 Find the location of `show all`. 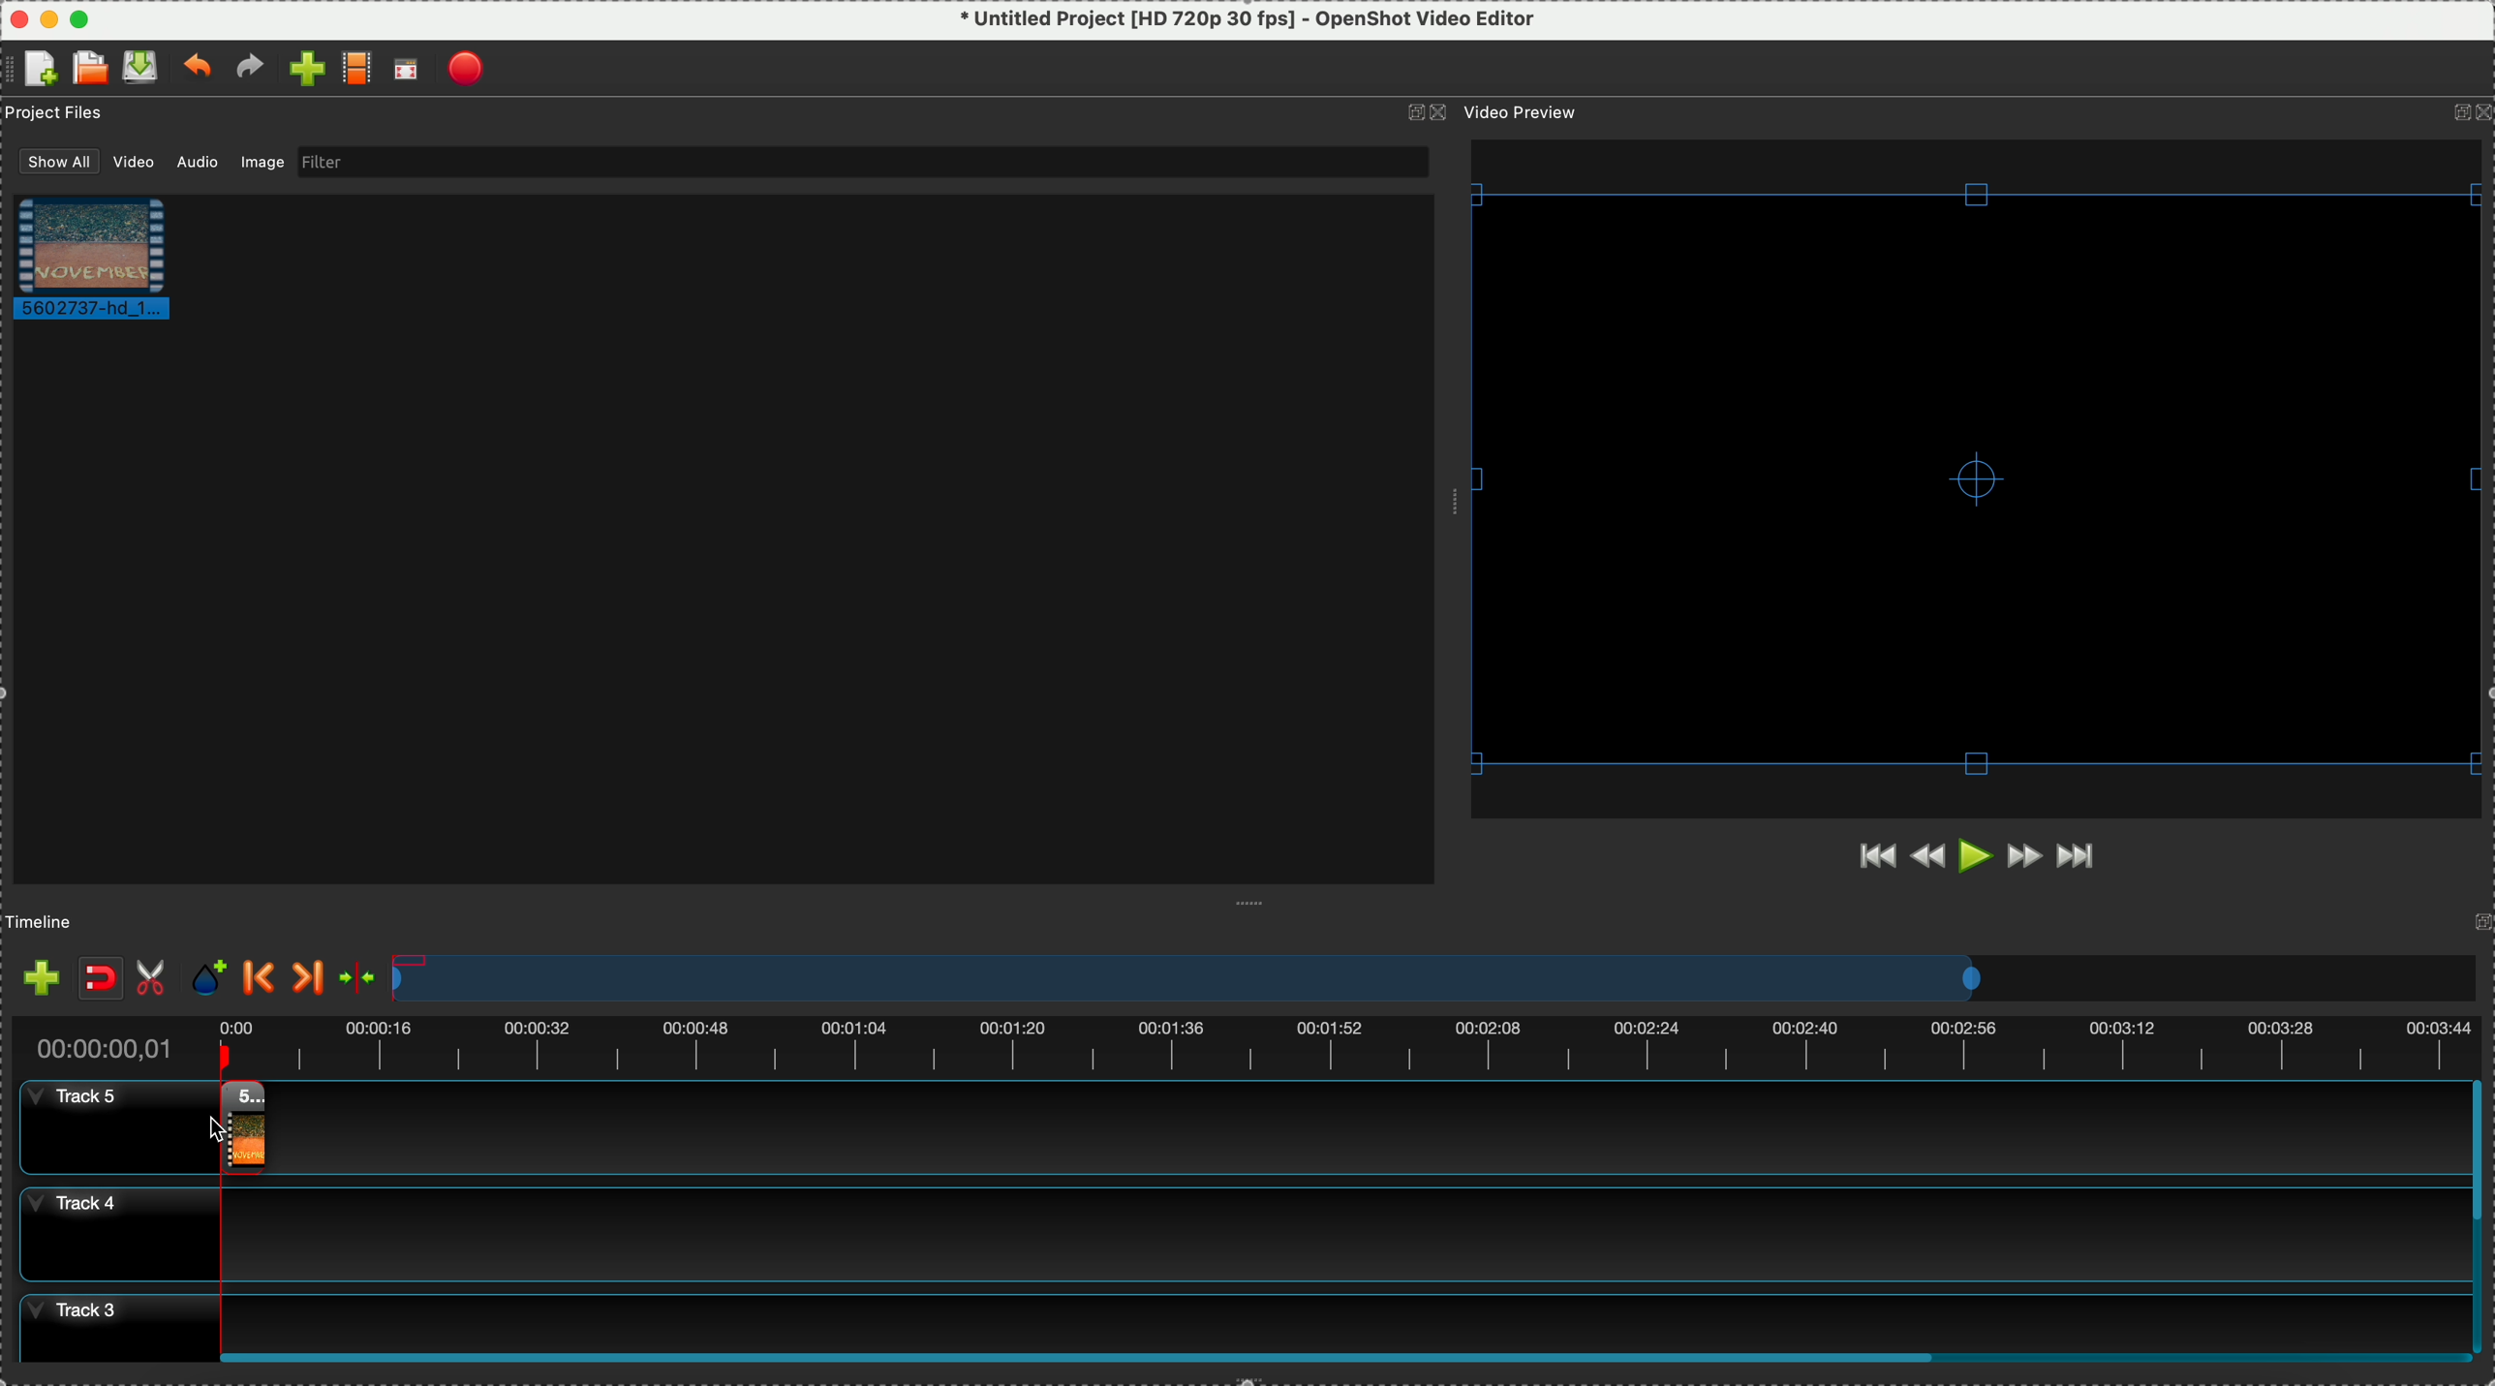

show all is located at coordinates (51, 160).